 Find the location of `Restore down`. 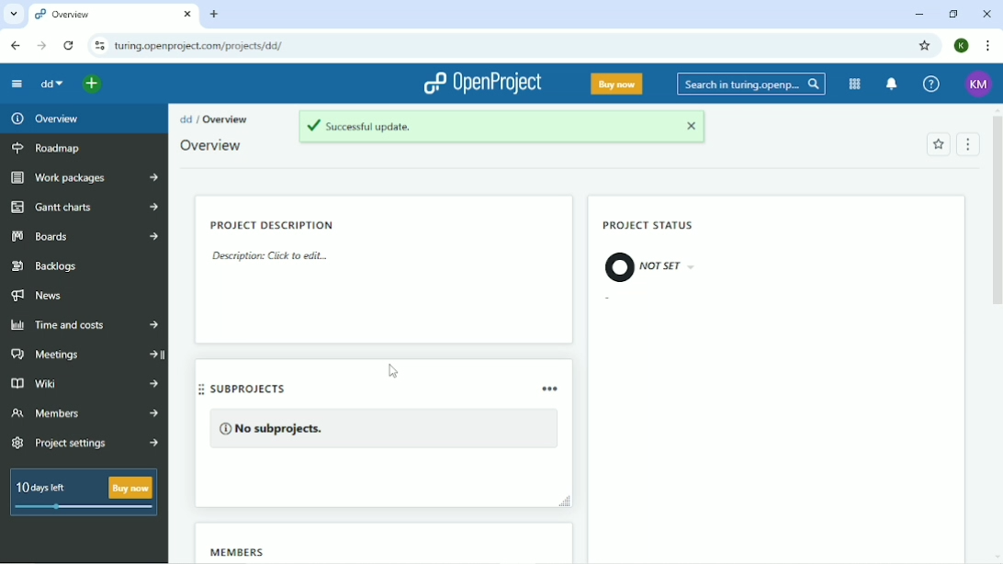

Restore down is located at coordinates (952, 14).